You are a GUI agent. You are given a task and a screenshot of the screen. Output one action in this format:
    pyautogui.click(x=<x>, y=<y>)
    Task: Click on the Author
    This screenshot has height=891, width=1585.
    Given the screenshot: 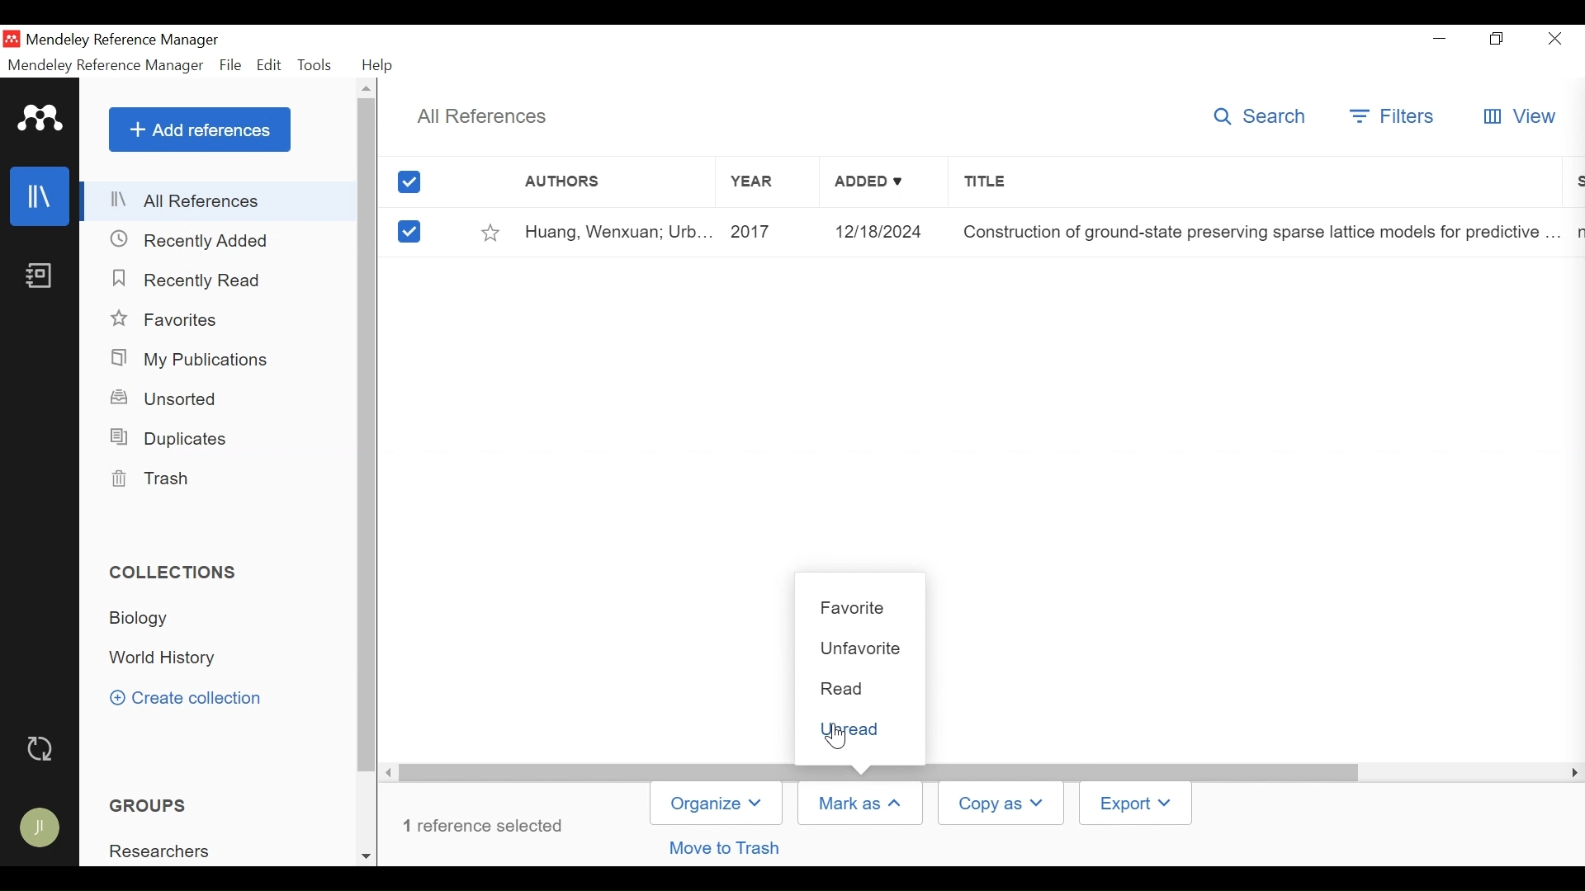 What is the action you would take?
    pyautogui.click(x=618, y=233)
    